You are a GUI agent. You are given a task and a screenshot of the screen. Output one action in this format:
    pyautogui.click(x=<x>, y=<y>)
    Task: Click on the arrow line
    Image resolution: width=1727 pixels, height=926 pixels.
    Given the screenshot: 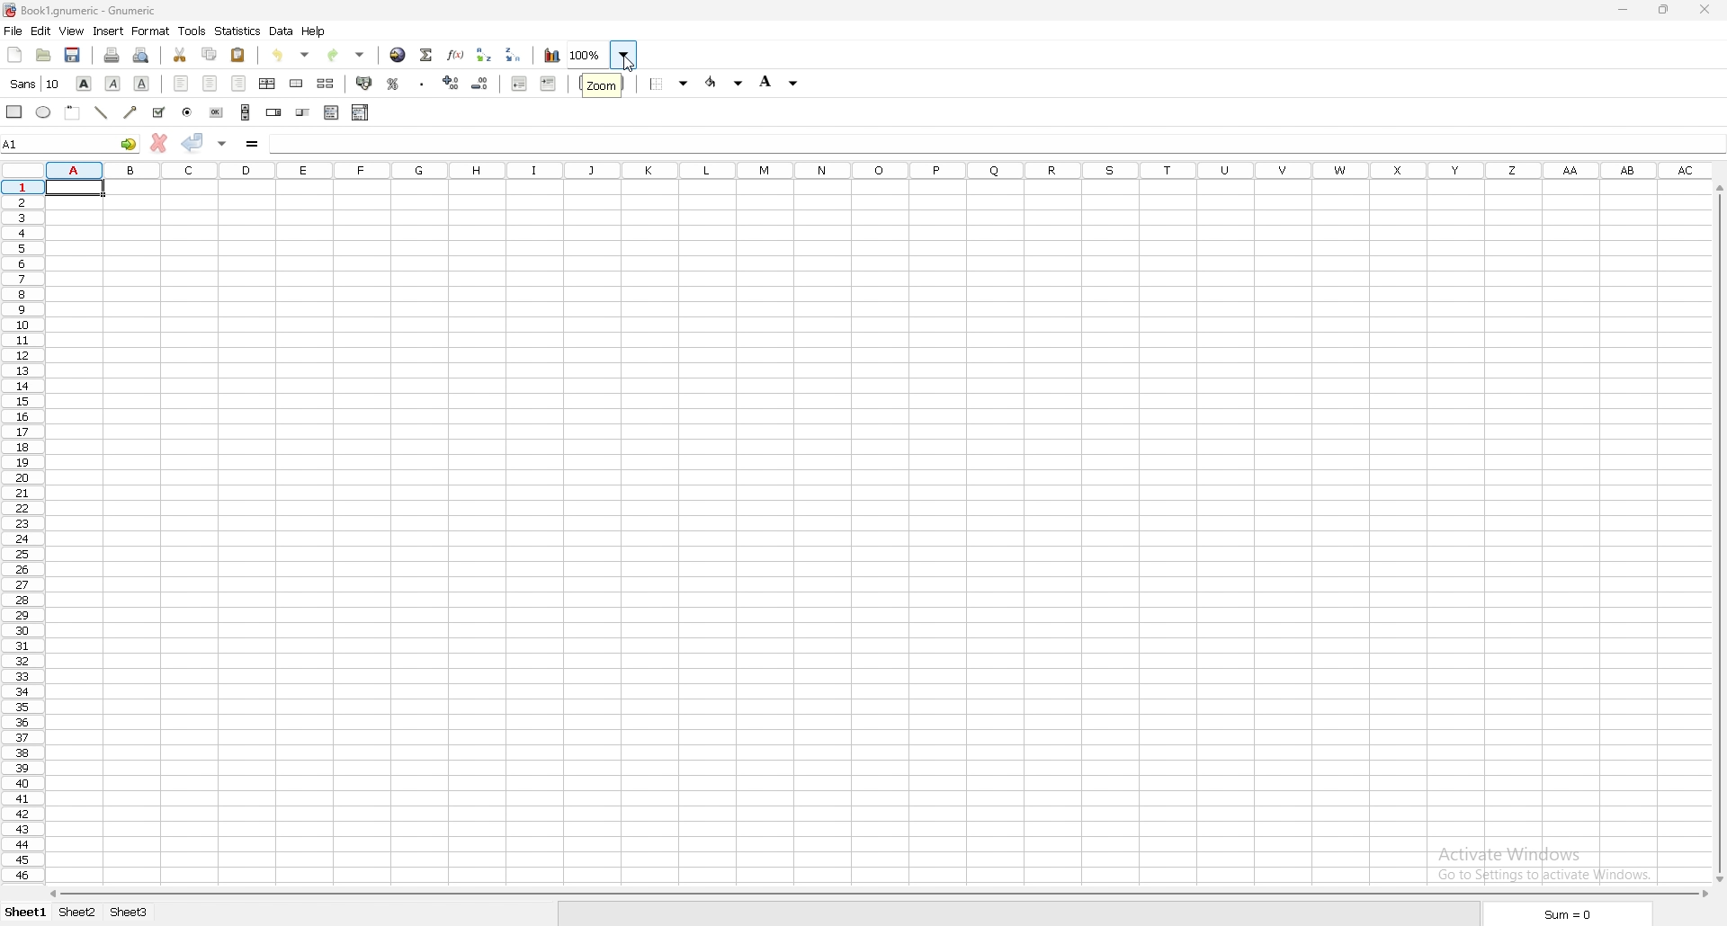 What is the action you would take?
    pyautogui.click(x=130, y=111)
    